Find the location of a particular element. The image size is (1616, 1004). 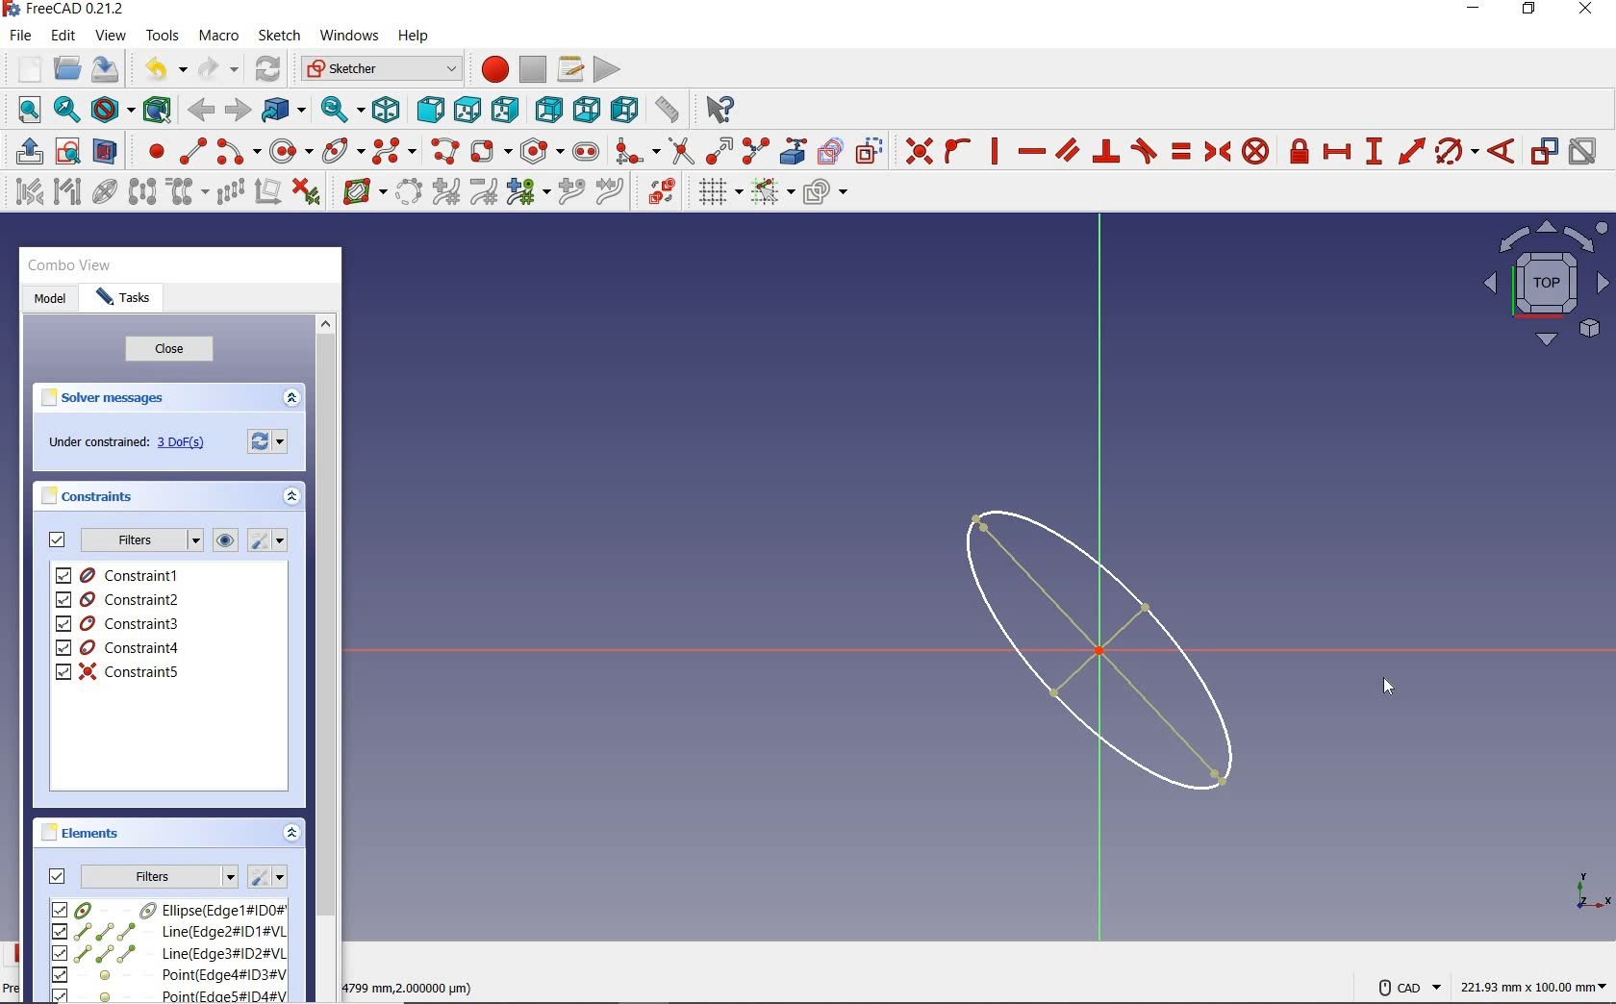

draw style is located at coordinates (113, 109).